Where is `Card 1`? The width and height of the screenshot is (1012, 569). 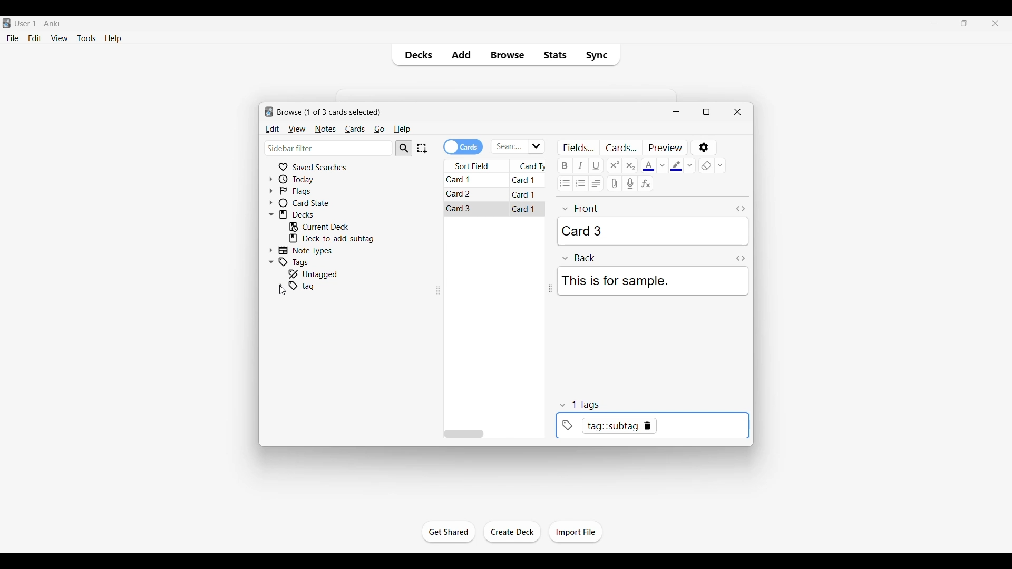 Card 1 is located at coordinates (524, 209).